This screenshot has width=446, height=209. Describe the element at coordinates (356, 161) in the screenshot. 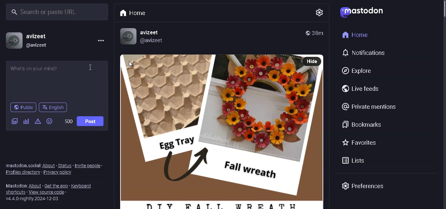

I see `lists` at that location.